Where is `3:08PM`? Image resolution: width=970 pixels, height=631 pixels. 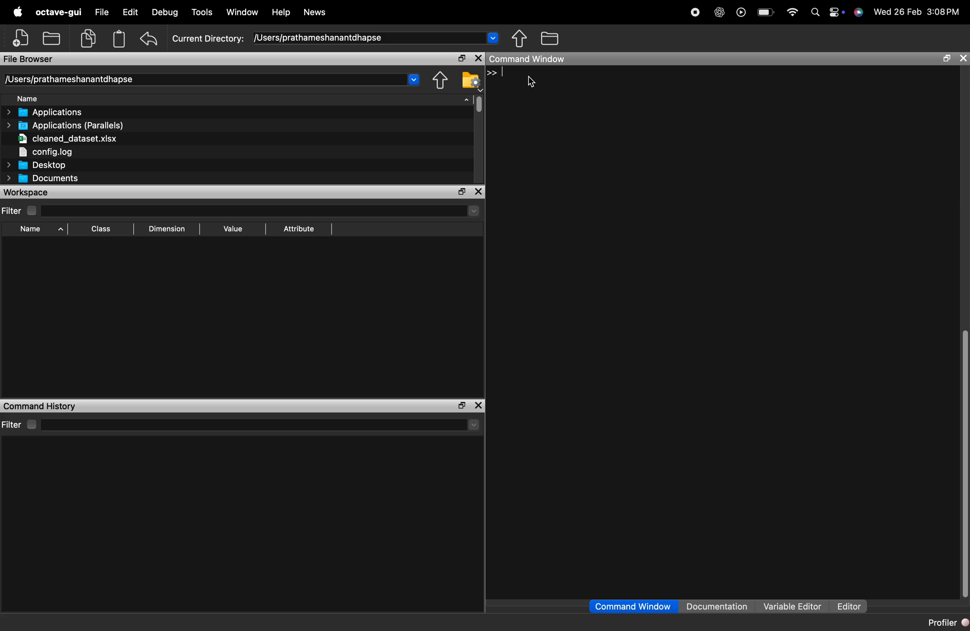
3:08PM is located at coordinates (942, 12).